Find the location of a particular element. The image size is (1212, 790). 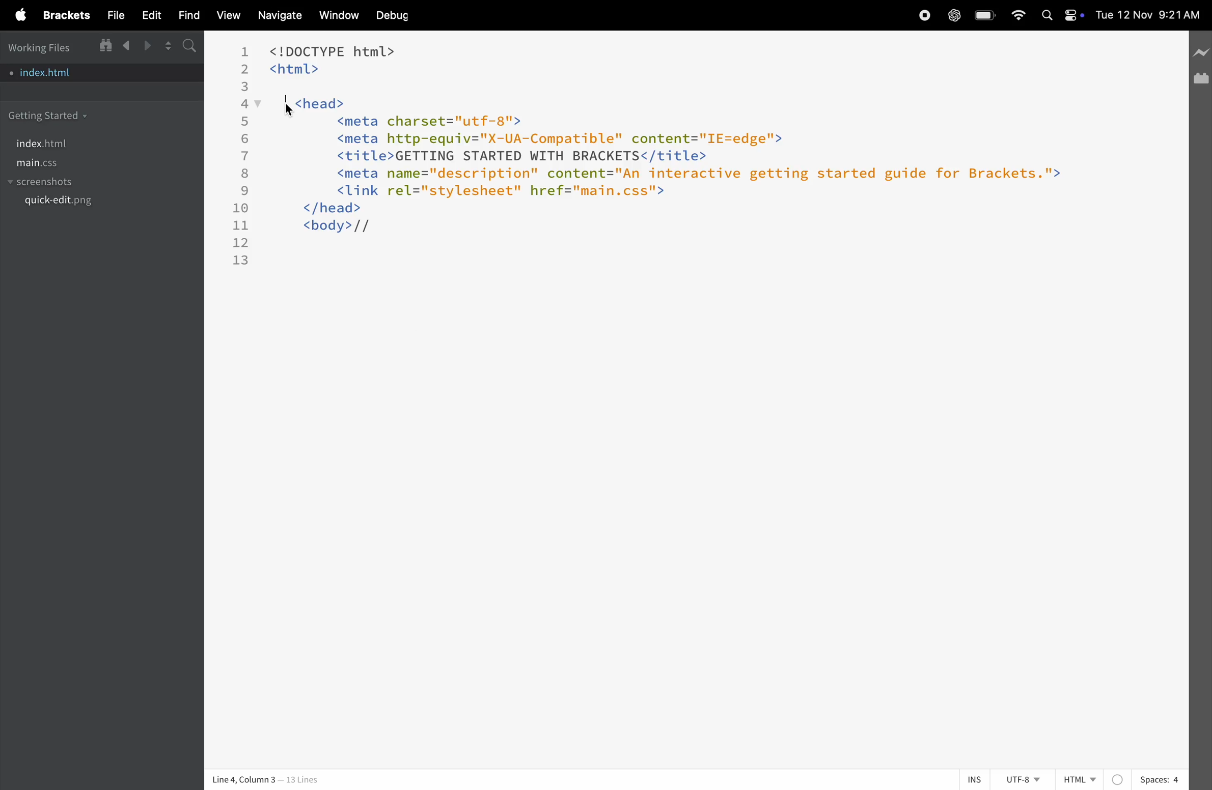

apple menu is located at coordinates (18, 15).